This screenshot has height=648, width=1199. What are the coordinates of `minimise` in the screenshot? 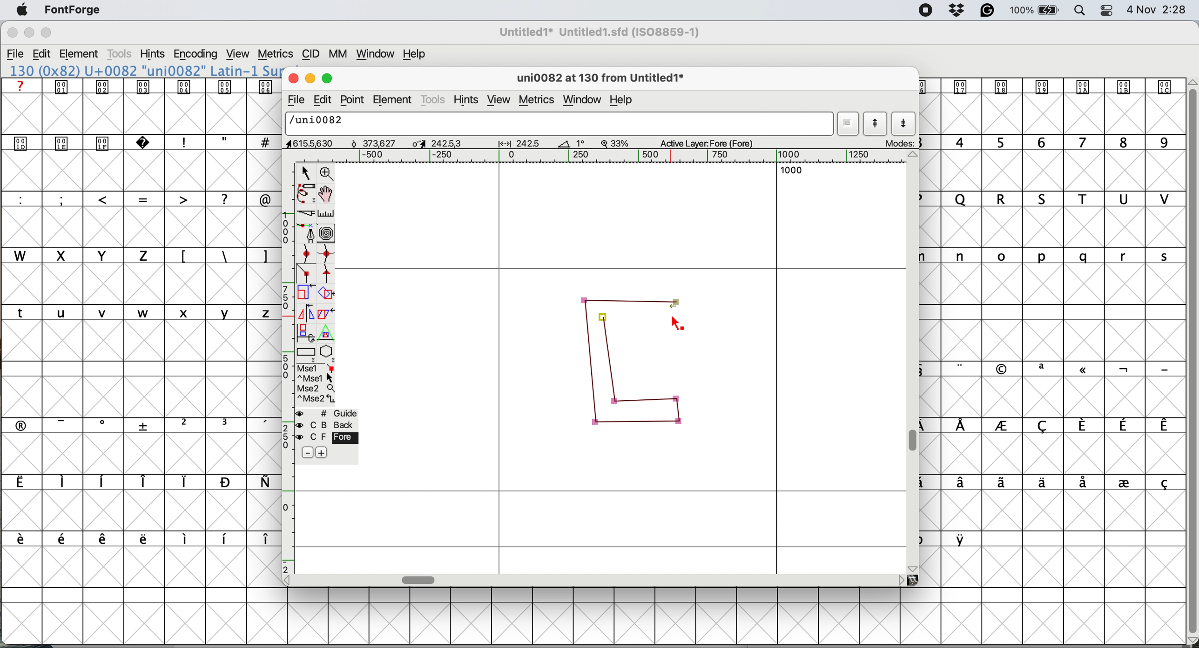 It's located at (28, 33).